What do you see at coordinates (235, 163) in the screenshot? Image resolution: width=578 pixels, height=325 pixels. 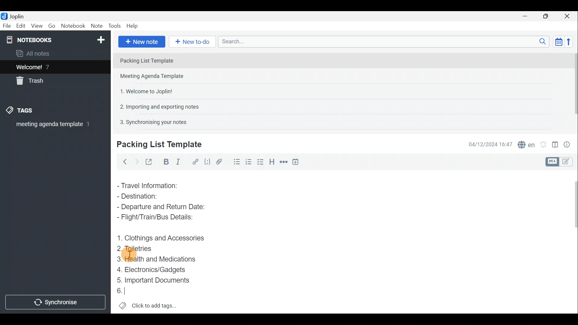 I see `Bulleted list` at bounding box center [235, 163].